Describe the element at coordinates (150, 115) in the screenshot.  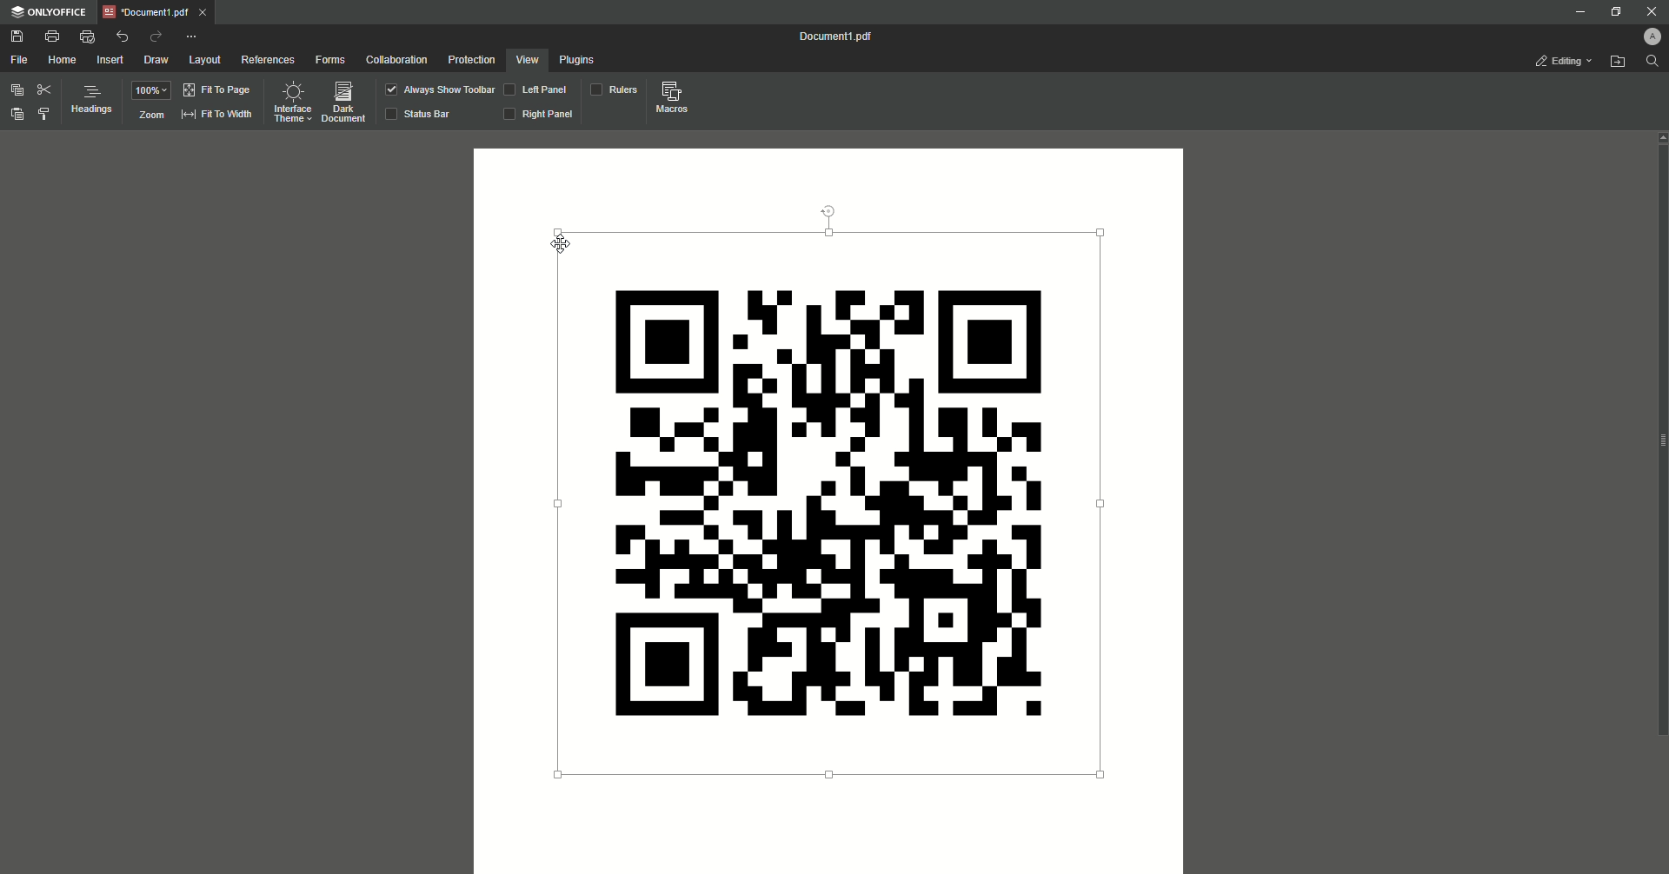
I see `Zoom` at that location.